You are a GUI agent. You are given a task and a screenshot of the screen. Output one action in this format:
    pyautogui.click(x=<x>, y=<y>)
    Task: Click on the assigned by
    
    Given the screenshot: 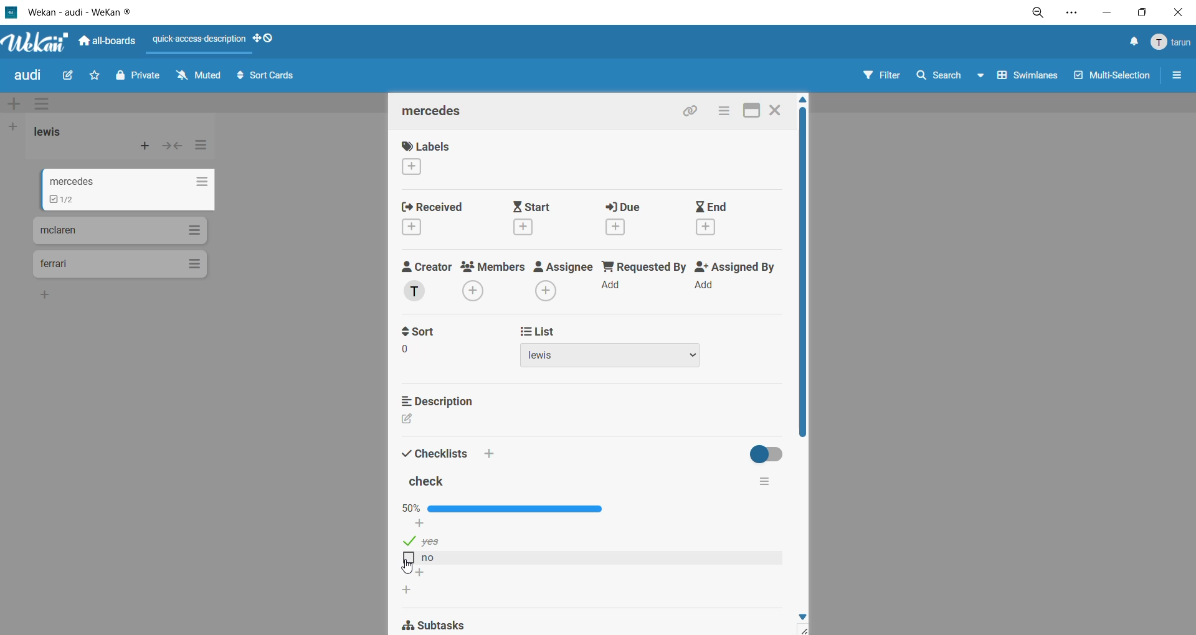 What is the action you would take?
    pyautogui.click(x=734, y=279)
    